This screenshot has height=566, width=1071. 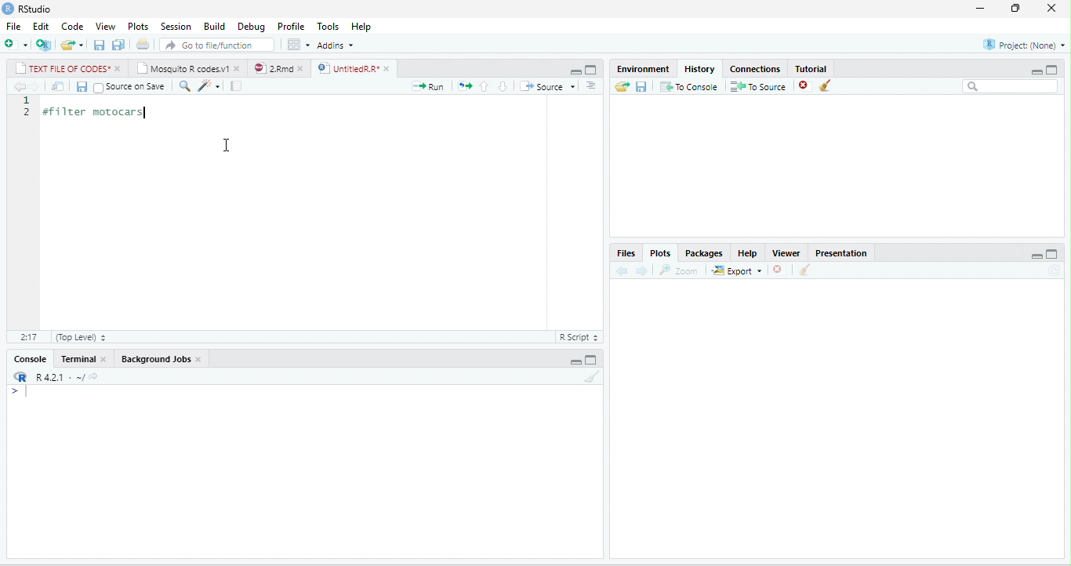 What do you see at coordinates (199, 360) in the screenshot?
I see `close` at bounding box center [199, 360].